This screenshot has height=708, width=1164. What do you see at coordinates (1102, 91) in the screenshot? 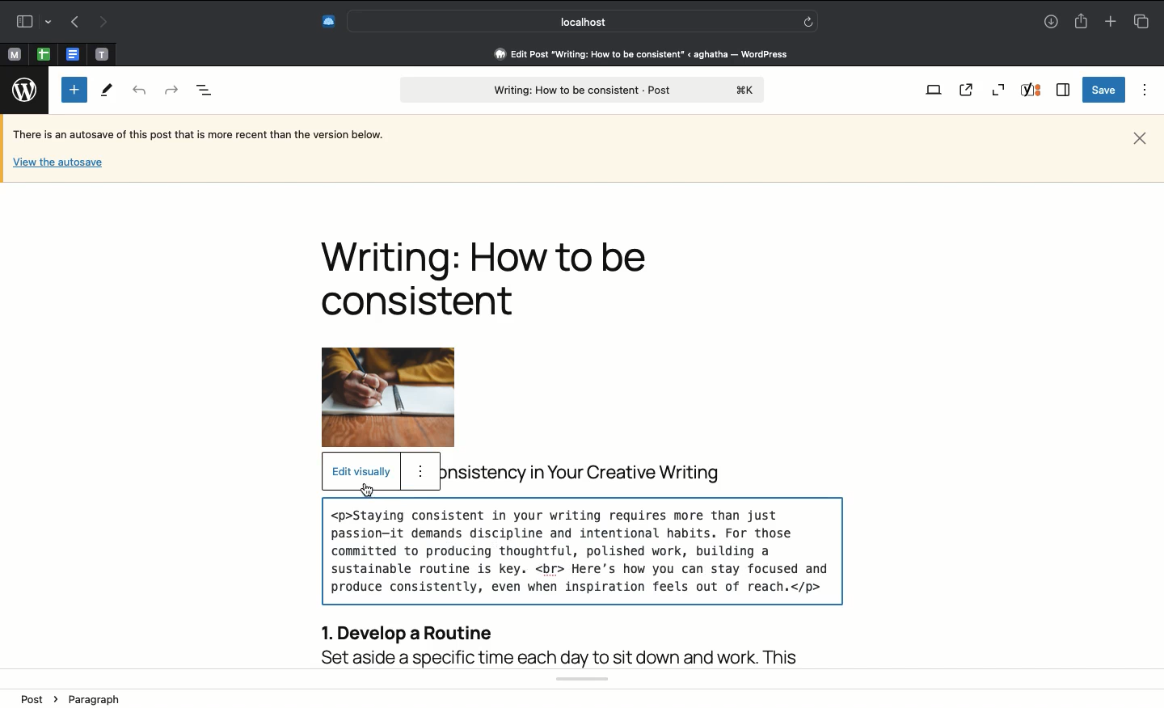
I see `Save` at bounding box center [1102, 91].